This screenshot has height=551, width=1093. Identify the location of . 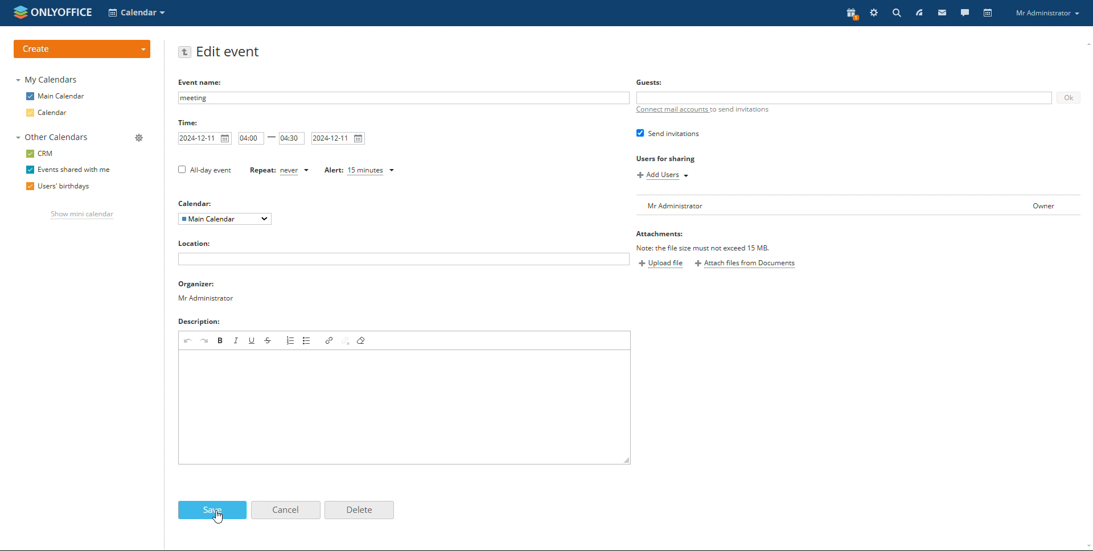
(198, 204).